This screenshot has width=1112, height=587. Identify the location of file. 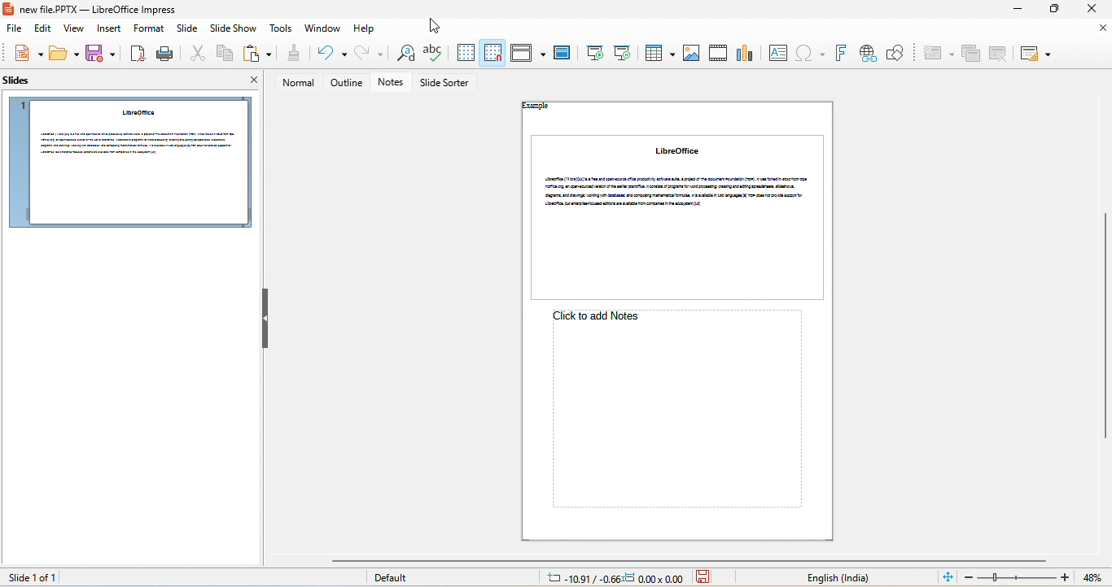
(11, 29).